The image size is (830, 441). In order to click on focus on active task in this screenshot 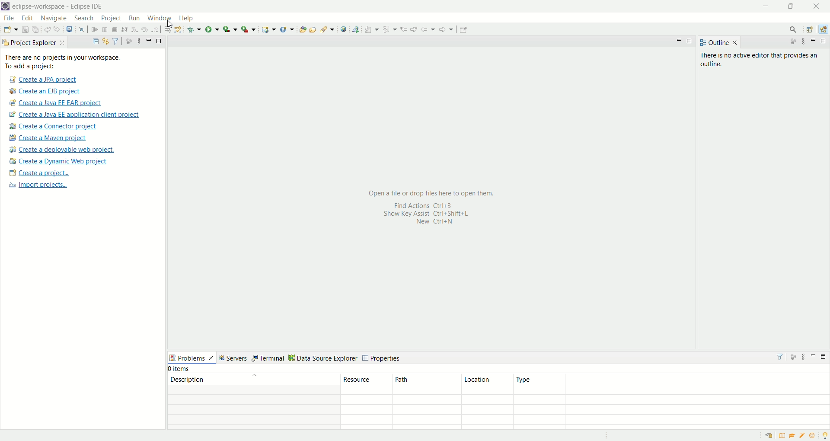, I will do `click(794, 42)`.